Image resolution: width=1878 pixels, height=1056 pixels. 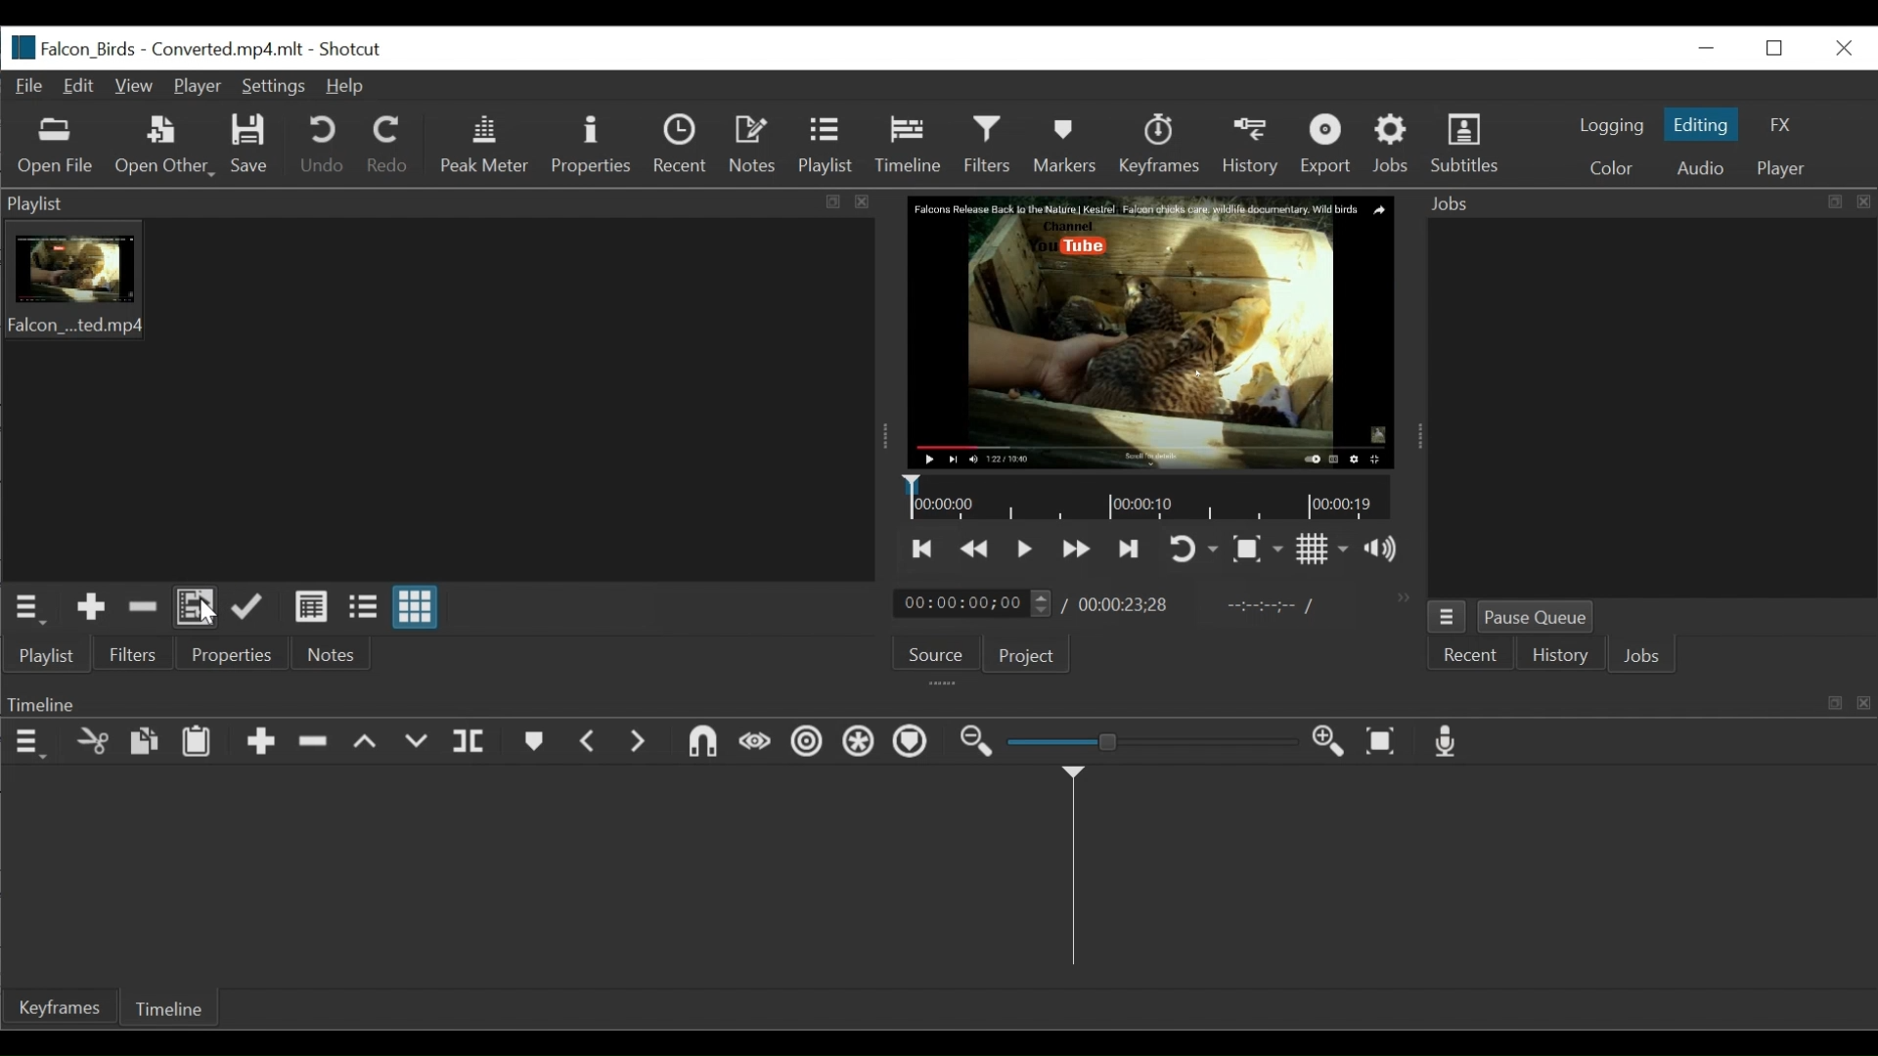 I want to click on Skip to the previous point, so click(x=926, y=551).